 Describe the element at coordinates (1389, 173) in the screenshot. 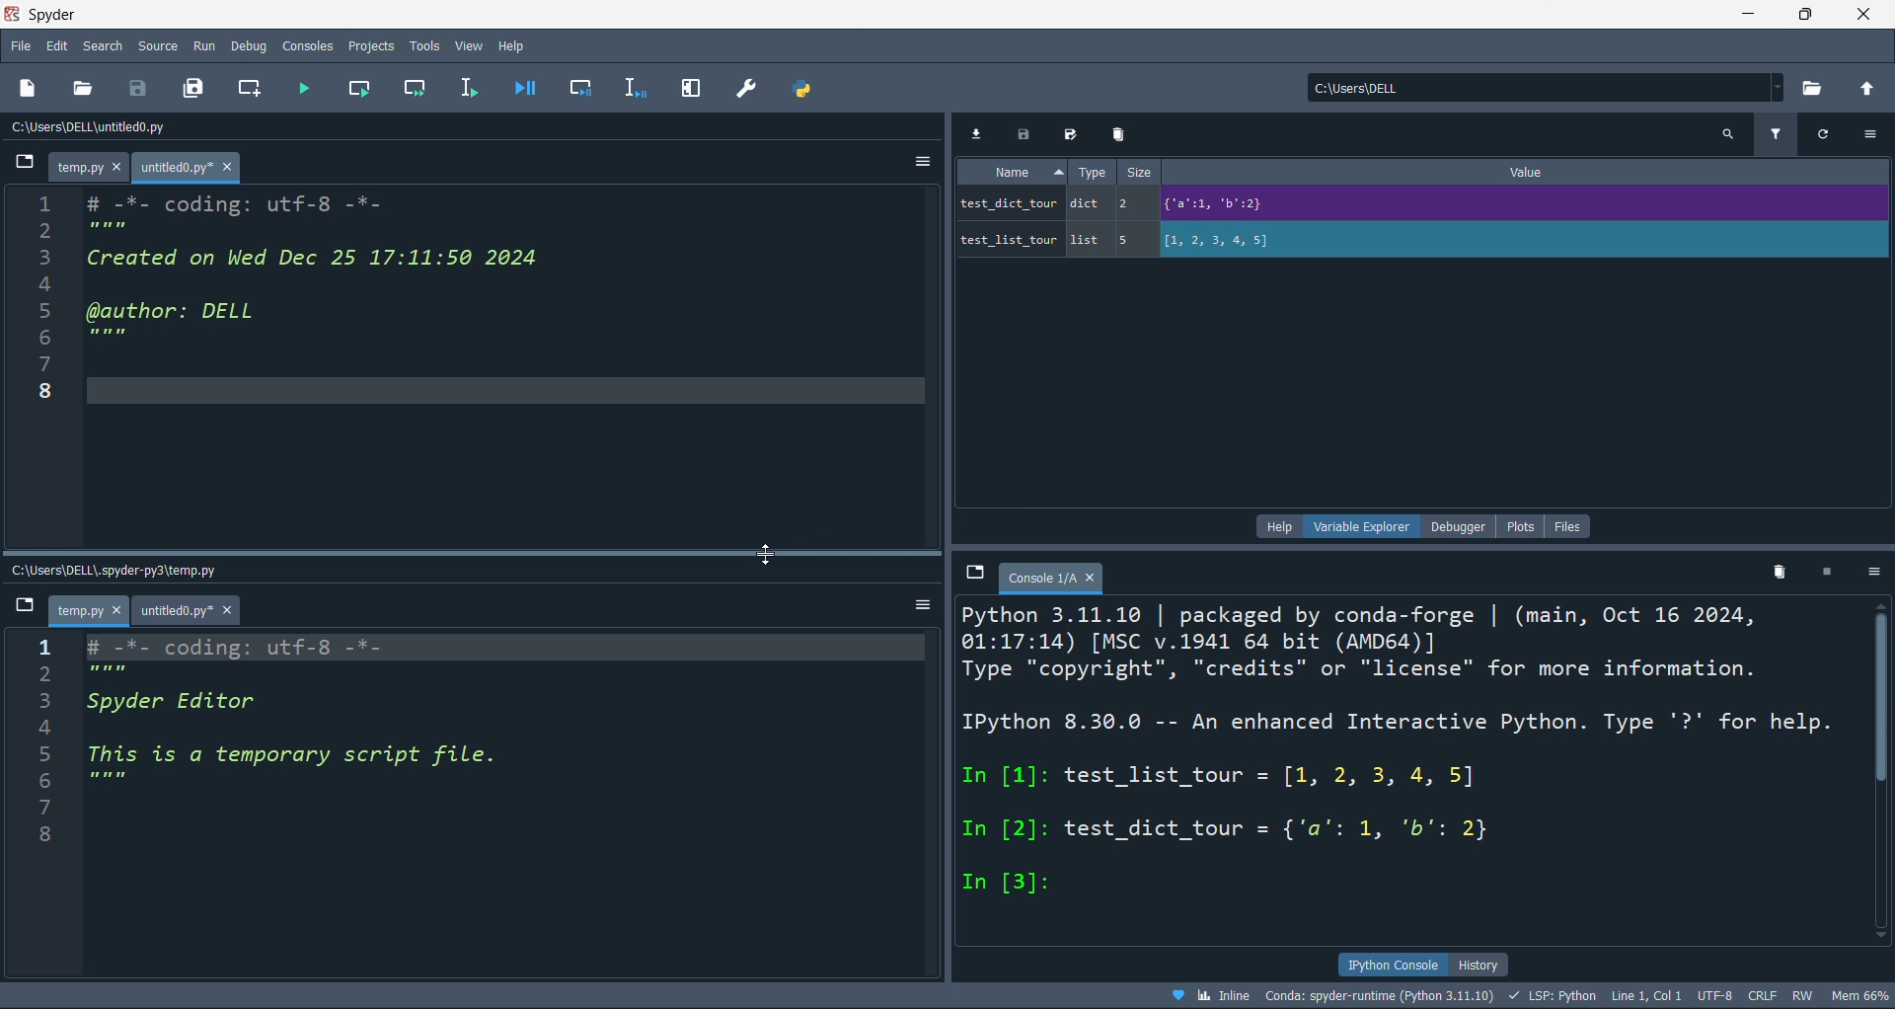

I see `a | Name a Type Size Value` at that location.